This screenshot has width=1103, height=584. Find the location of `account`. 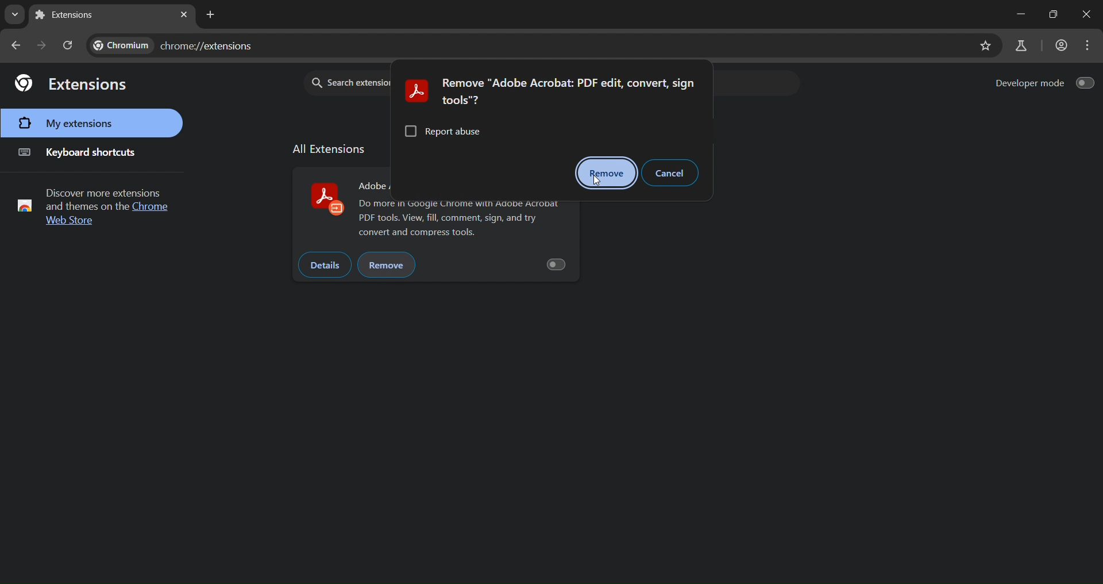

account is located at coordinates (1061, 44).